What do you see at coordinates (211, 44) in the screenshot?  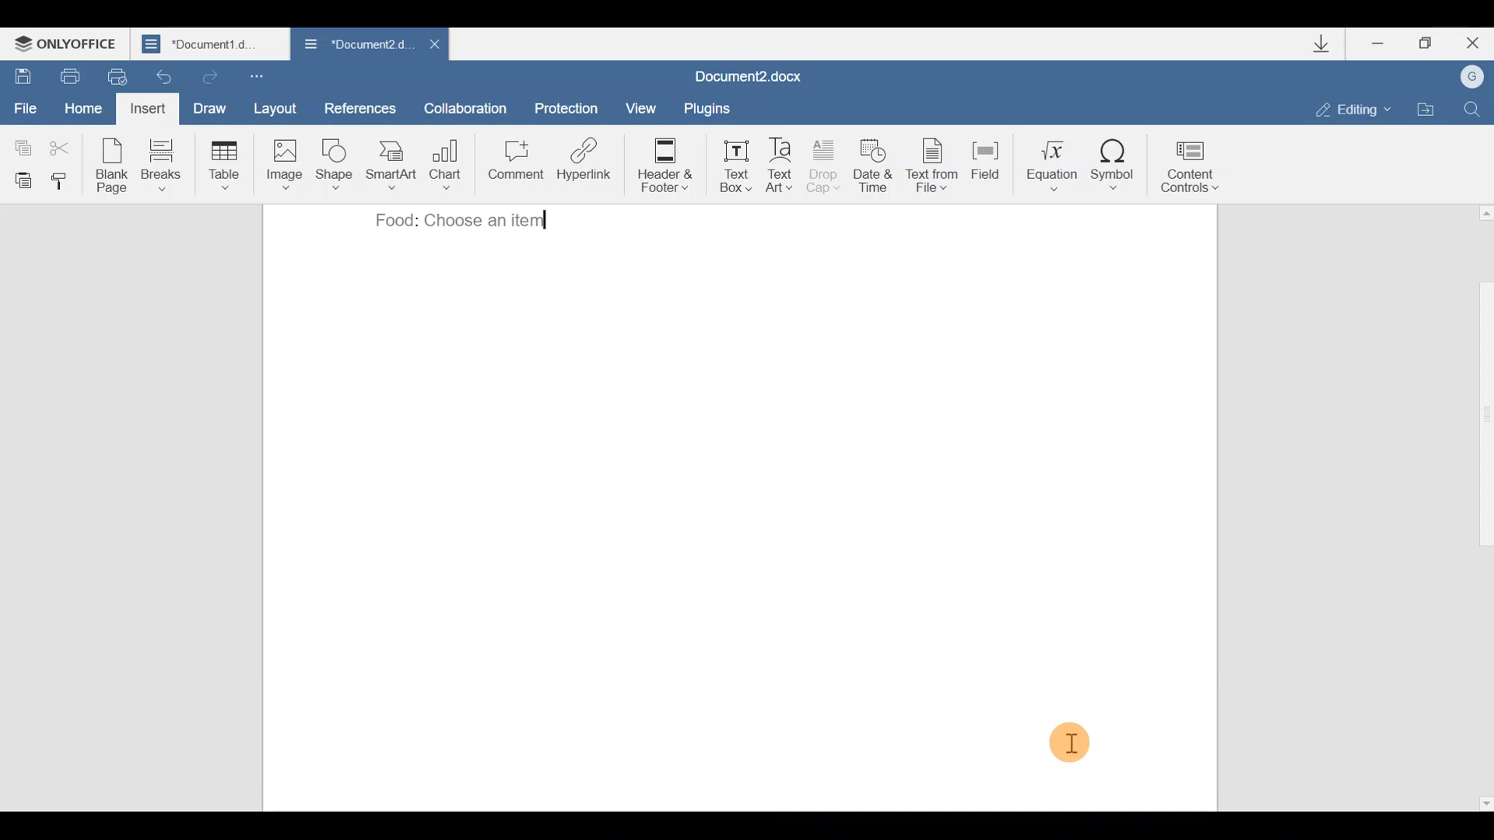 I see `Document1.d..` at bounding box center [211, 44].